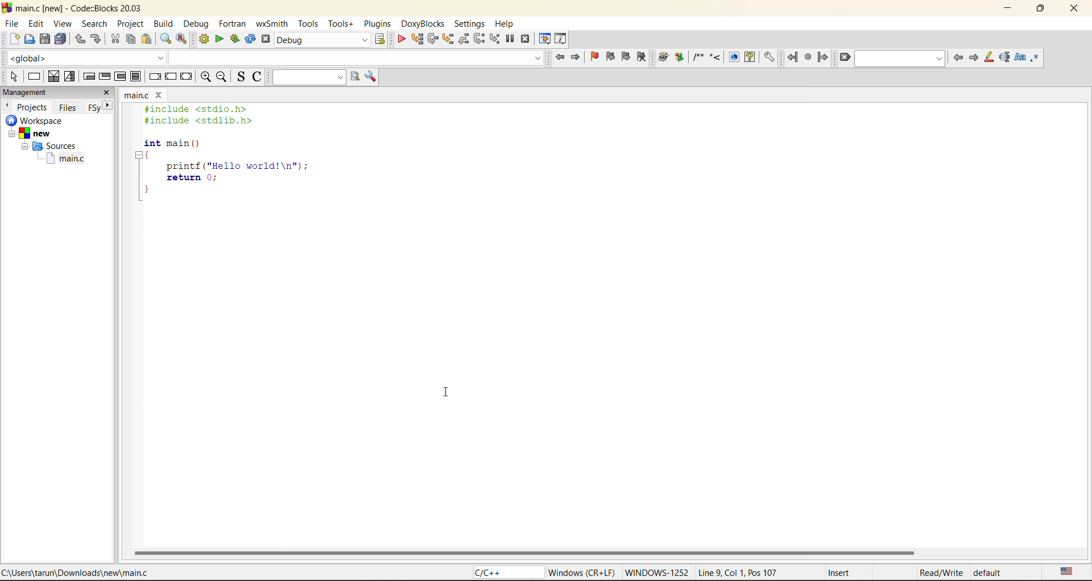 The image size is (1092, 581). What do you see at coordinates (422, 24) in the screenshot?
I see `doxyblocks` at bounding box center [422, 24].